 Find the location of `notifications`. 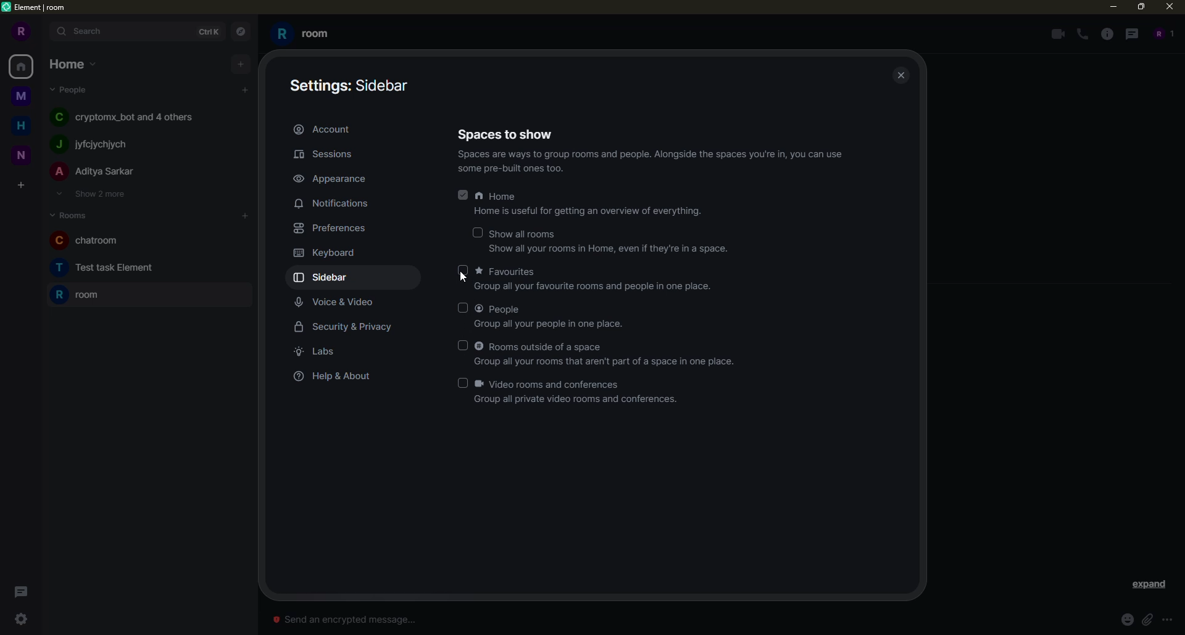

notifications is located at coordinates (335, 203).